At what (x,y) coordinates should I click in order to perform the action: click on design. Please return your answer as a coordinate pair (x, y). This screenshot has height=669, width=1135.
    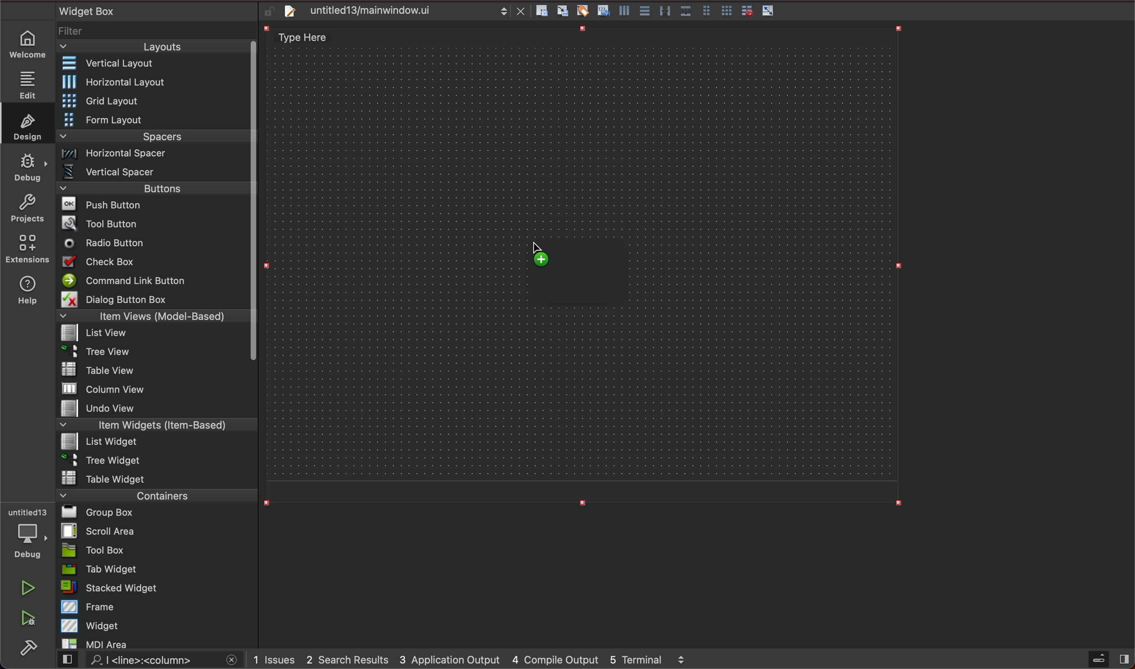
    Looking at the image, I should click on (27, 124).